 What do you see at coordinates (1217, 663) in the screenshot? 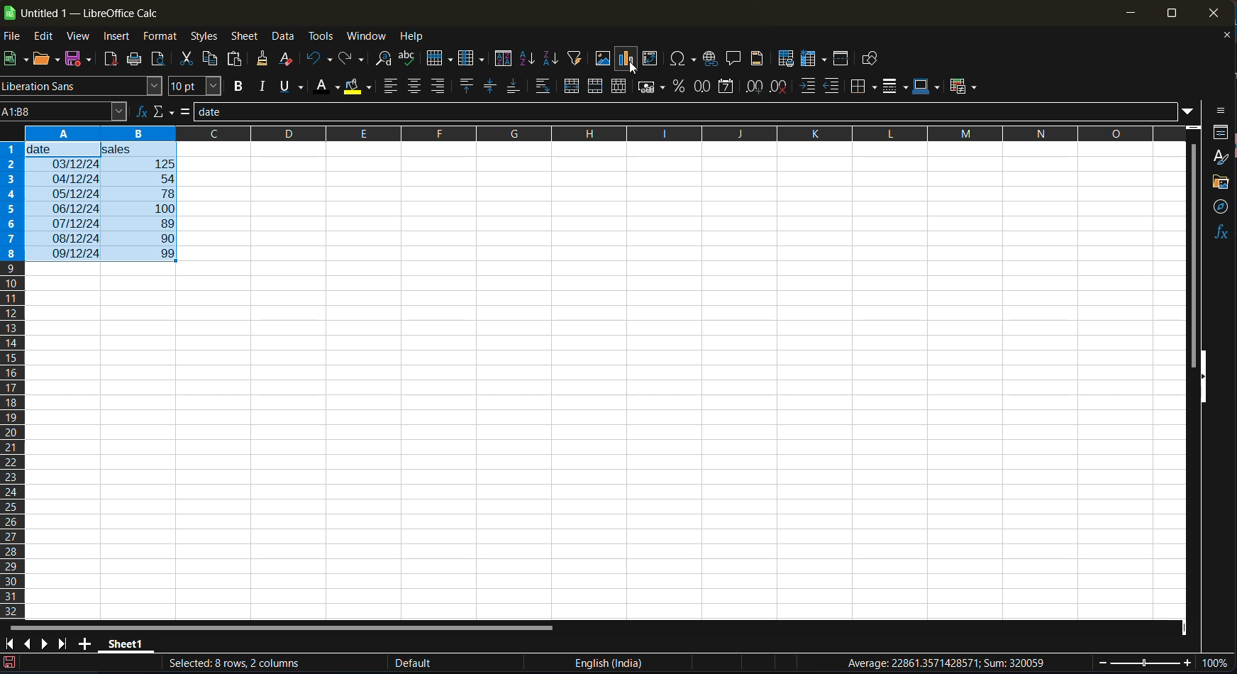
I see `zoom factor` at bounding box center [1217, 663].